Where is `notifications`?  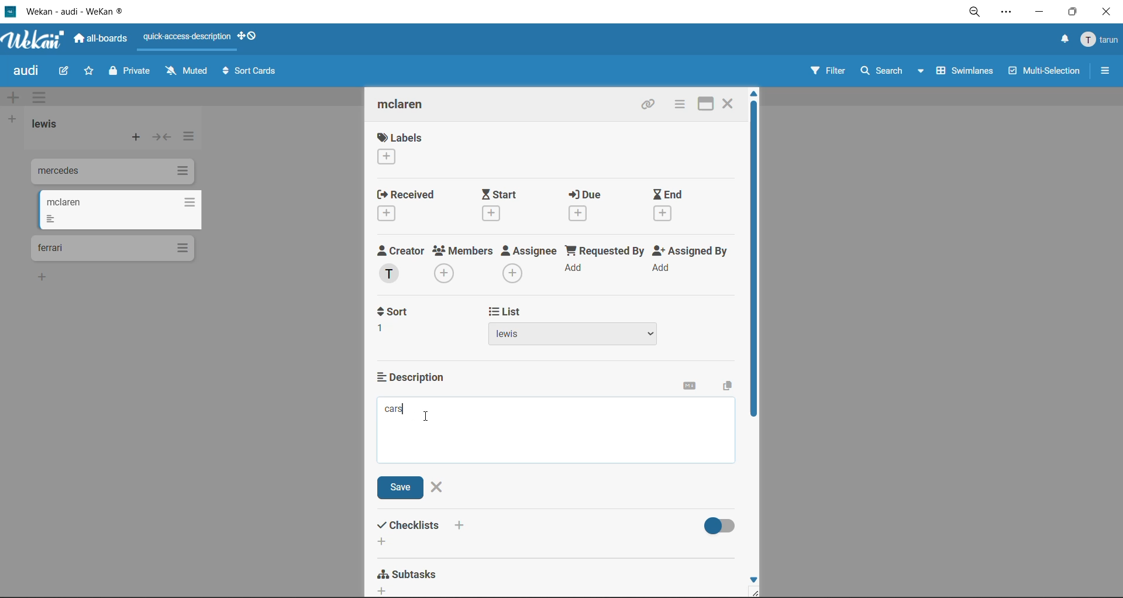
notifications is located at coordinates (1063, 41).